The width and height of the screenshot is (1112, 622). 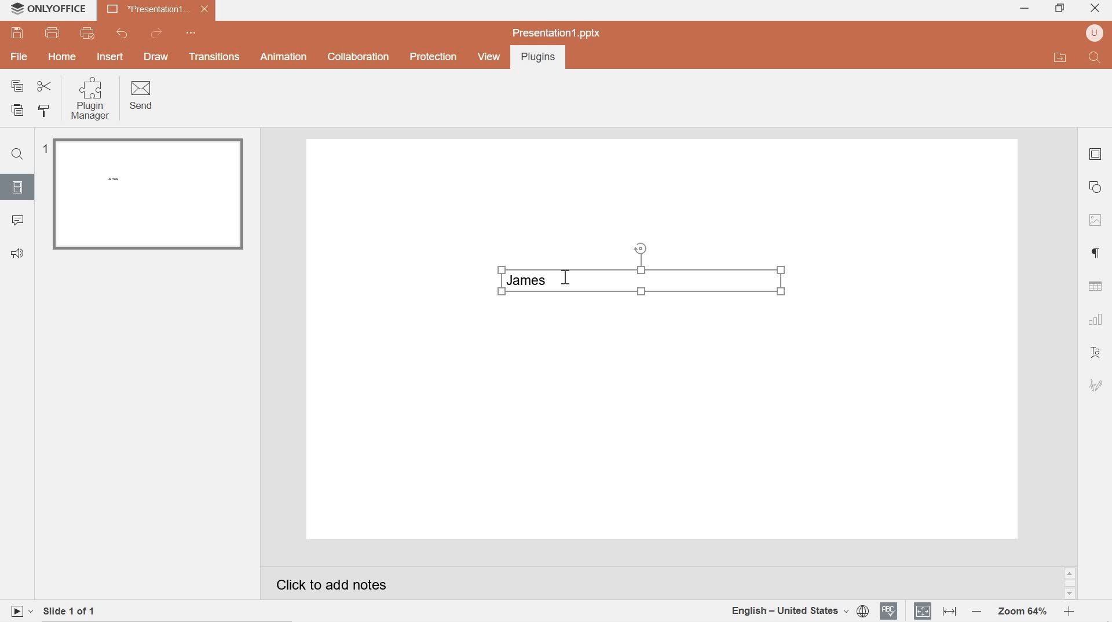 I want to click on collaboration, so click(x=357, y=57).